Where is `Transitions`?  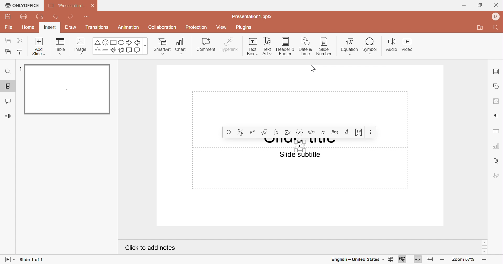 Transitions is located at coordinates (97, 27).